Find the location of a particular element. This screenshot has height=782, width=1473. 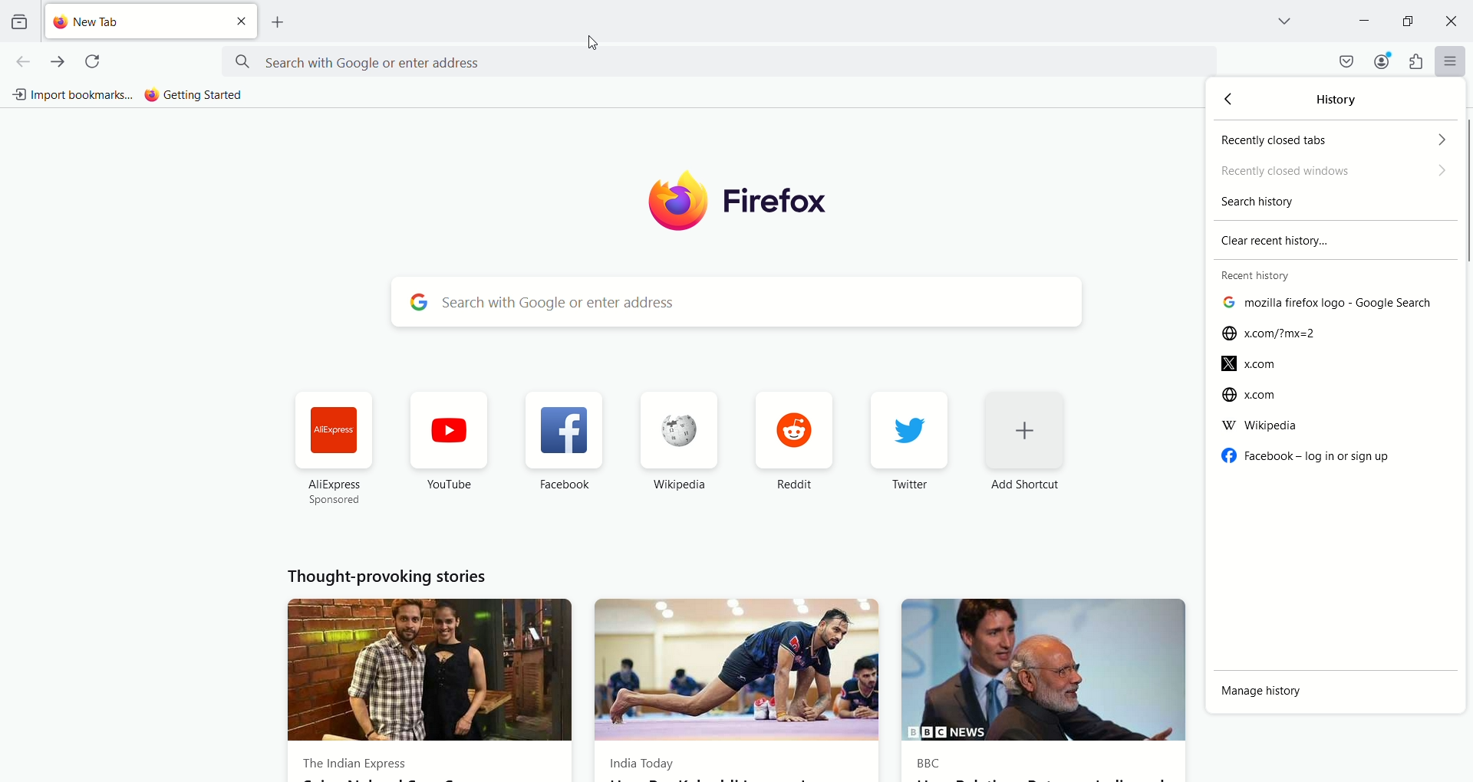

reddit is located at coordinates (799, 441).